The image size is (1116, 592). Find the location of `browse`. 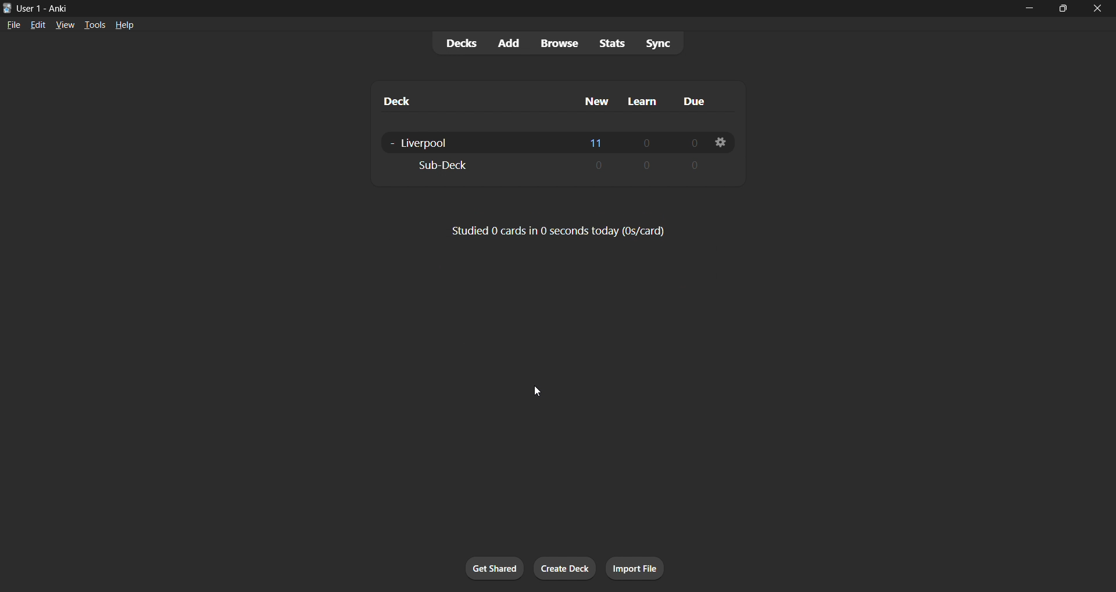

browse is located at coordinates (557, 41).